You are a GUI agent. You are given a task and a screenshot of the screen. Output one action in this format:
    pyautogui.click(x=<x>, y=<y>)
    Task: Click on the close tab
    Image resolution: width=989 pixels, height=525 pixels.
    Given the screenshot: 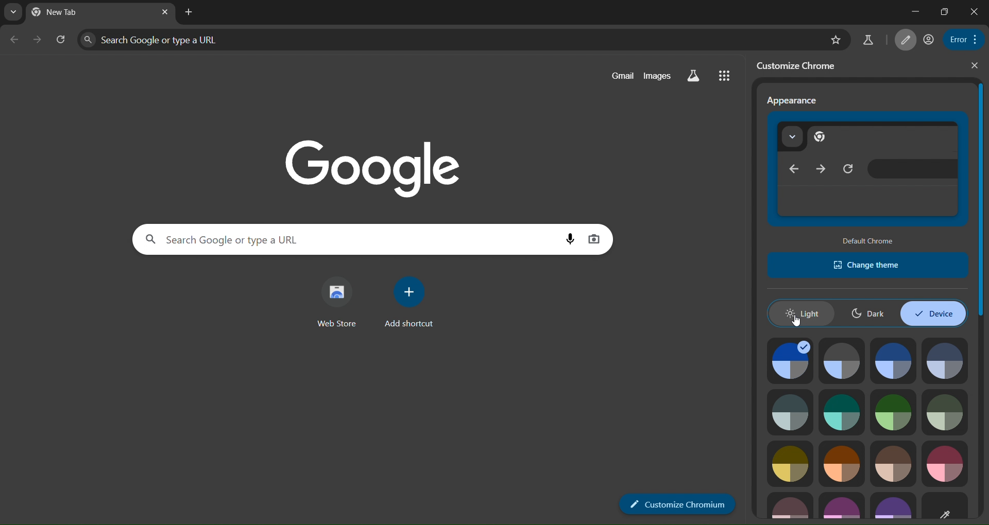 What is the action you would take?
    pyautogui.click(x=191, y=13)
    